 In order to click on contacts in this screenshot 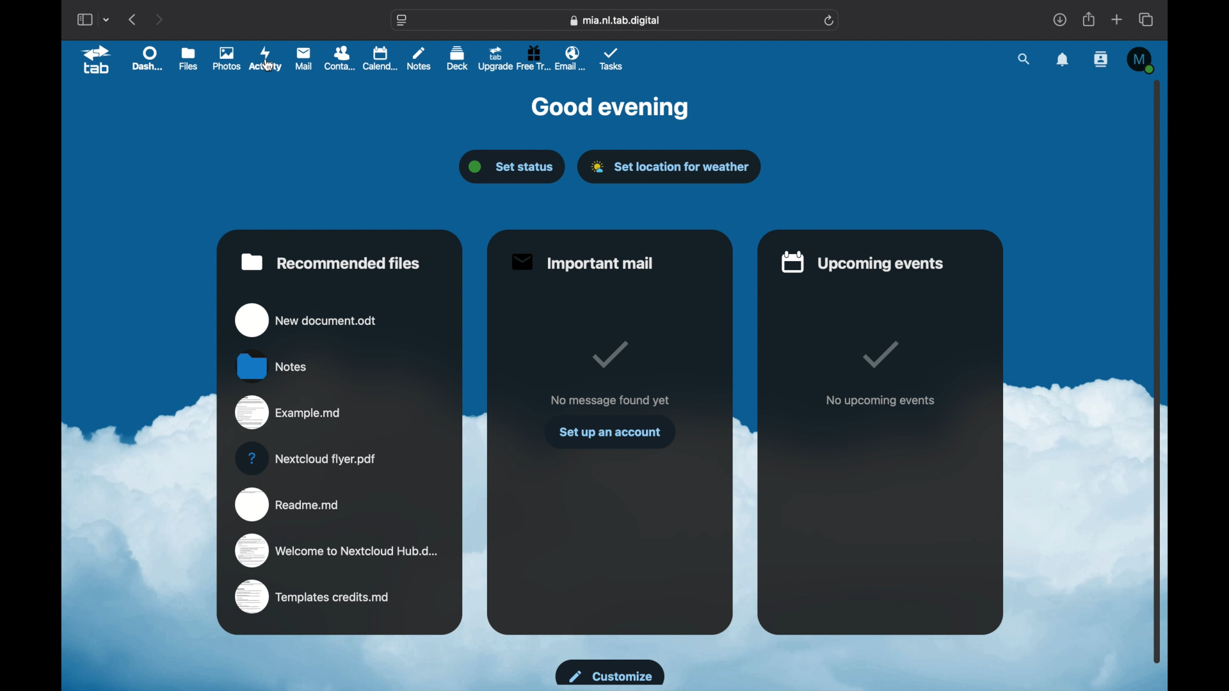, I will do `click(341, 58)`.